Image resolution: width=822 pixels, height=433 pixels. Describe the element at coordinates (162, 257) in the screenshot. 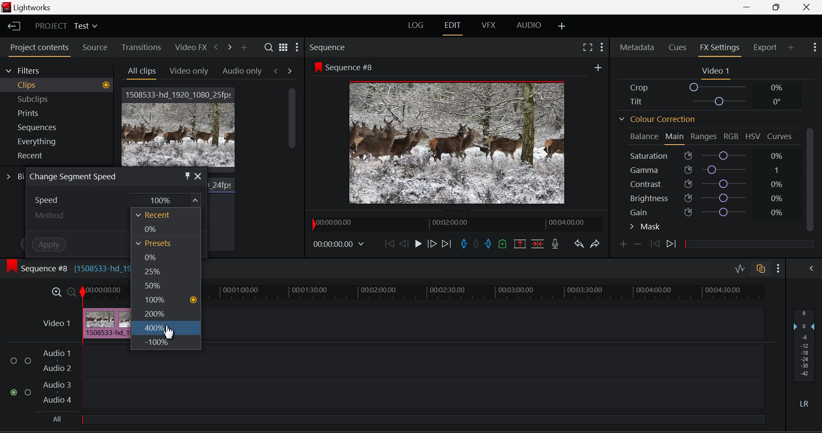

I see `0%` at that location.